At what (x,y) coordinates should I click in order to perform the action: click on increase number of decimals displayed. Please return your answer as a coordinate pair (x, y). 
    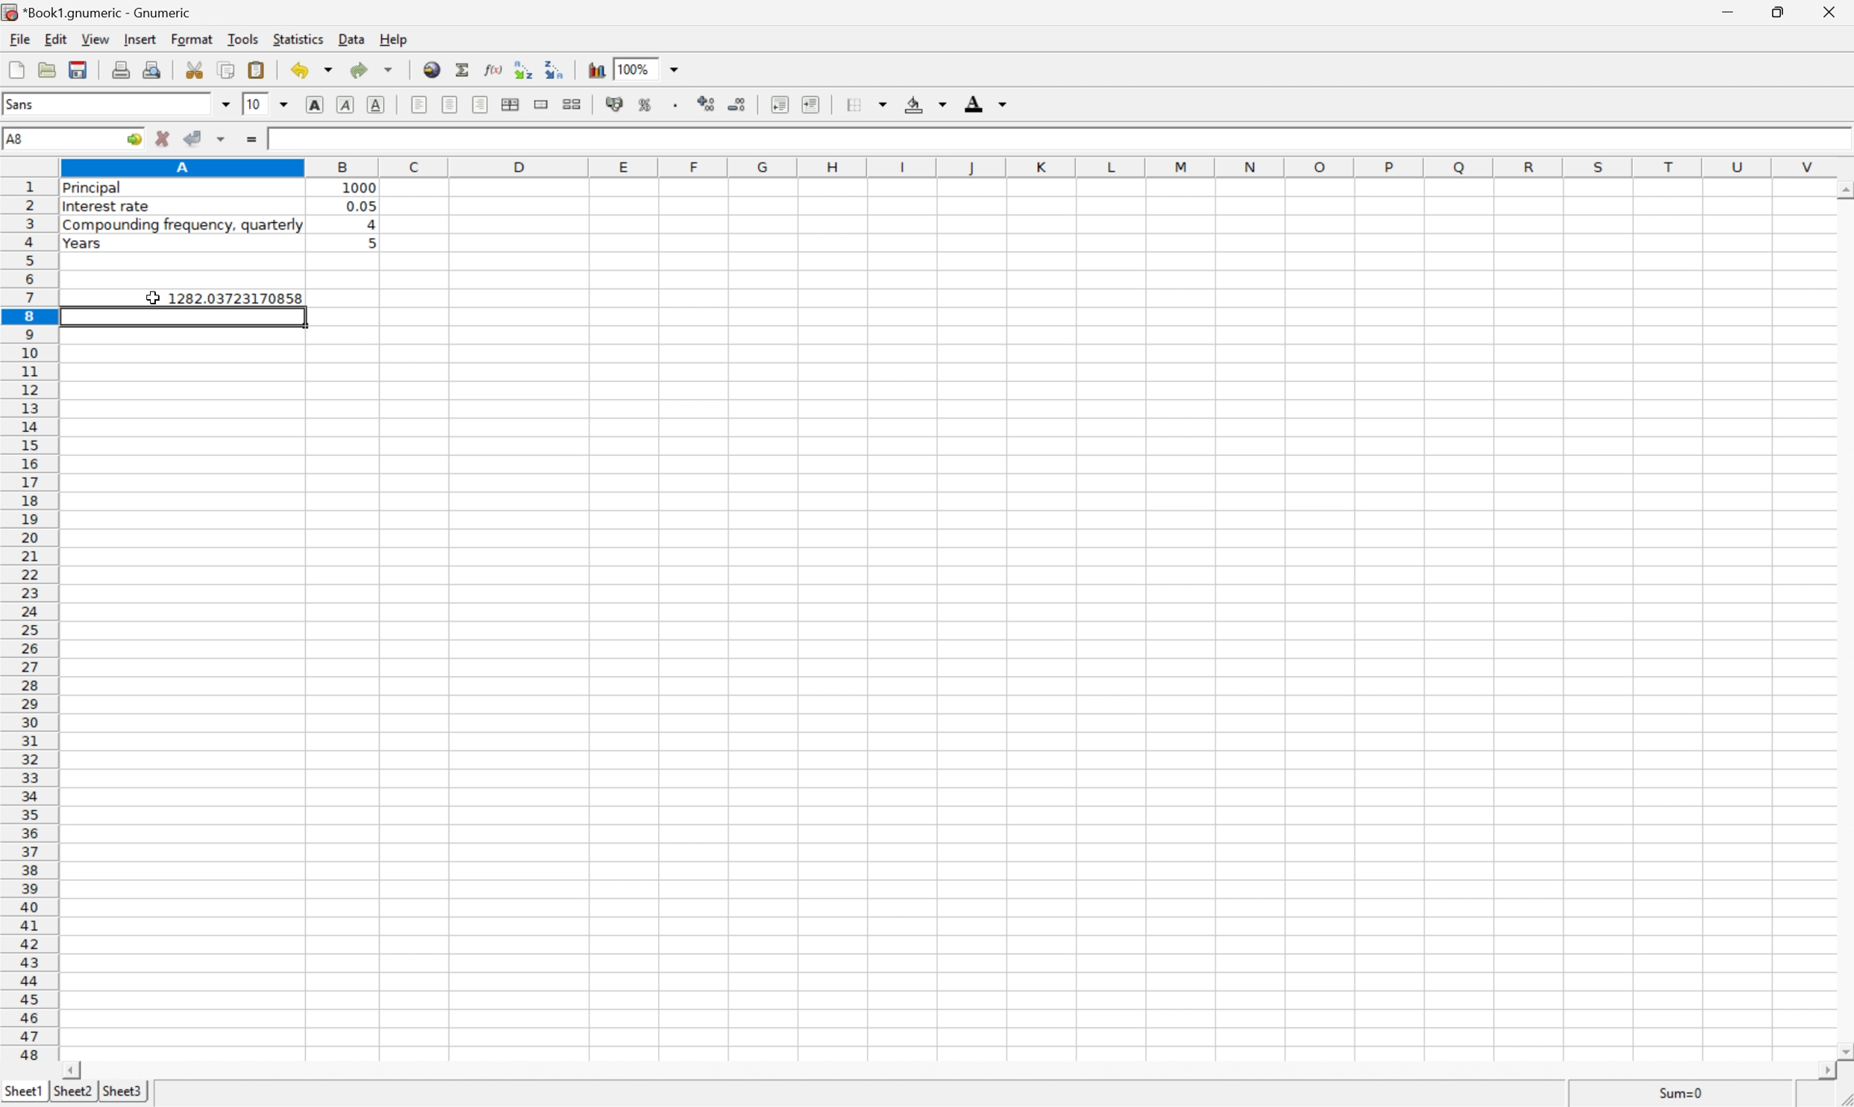
    Looking at the image, I should click on (707, 104).